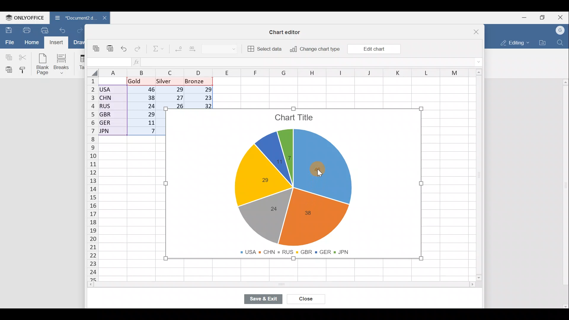 This screenshot has height=320, width=569. I want to click on File, so click(9, 42).